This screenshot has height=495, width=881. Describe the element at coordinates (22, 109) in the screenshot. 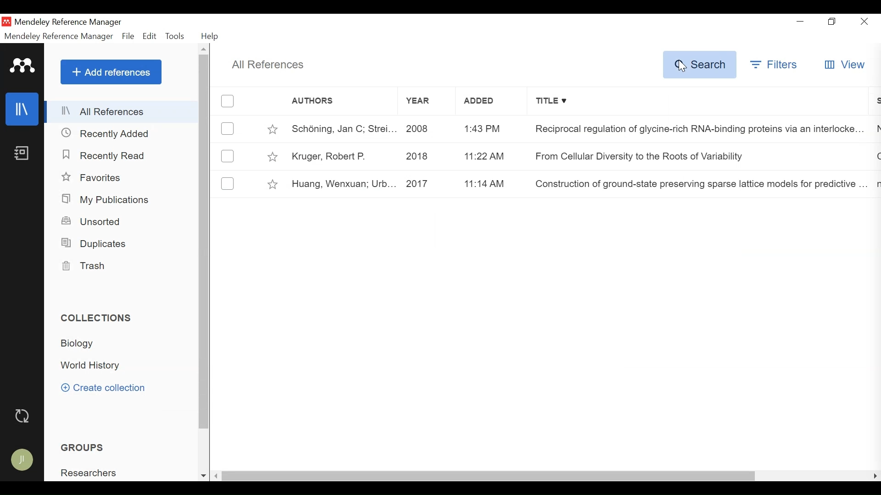

I see `Library` at that location.